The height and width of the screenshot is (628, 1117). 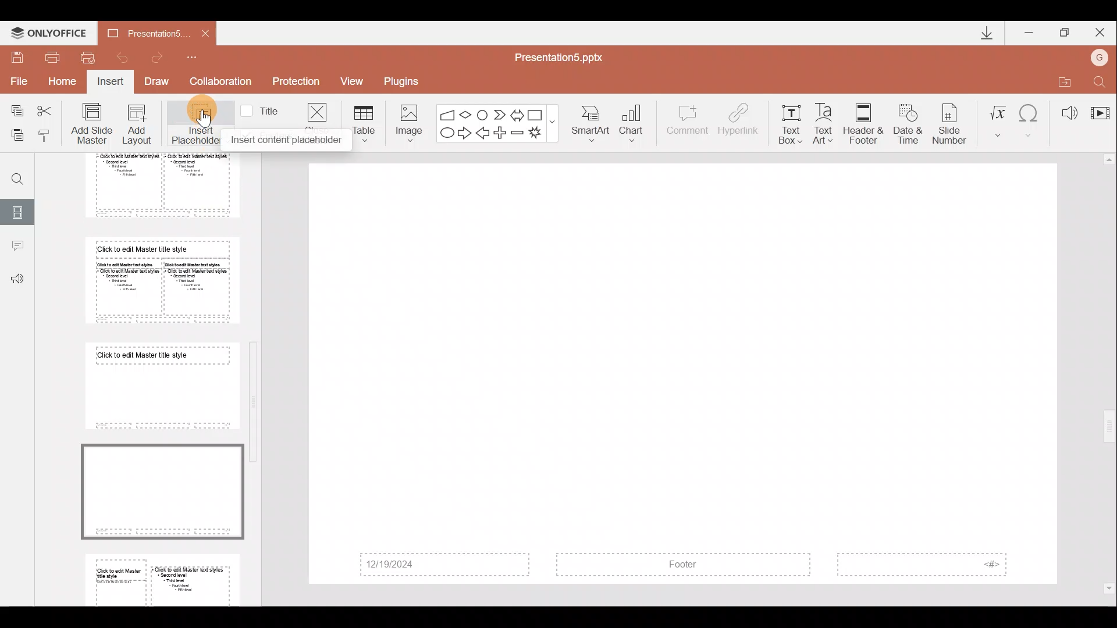 I want to click on Add layout, so click(x=137, y=127).